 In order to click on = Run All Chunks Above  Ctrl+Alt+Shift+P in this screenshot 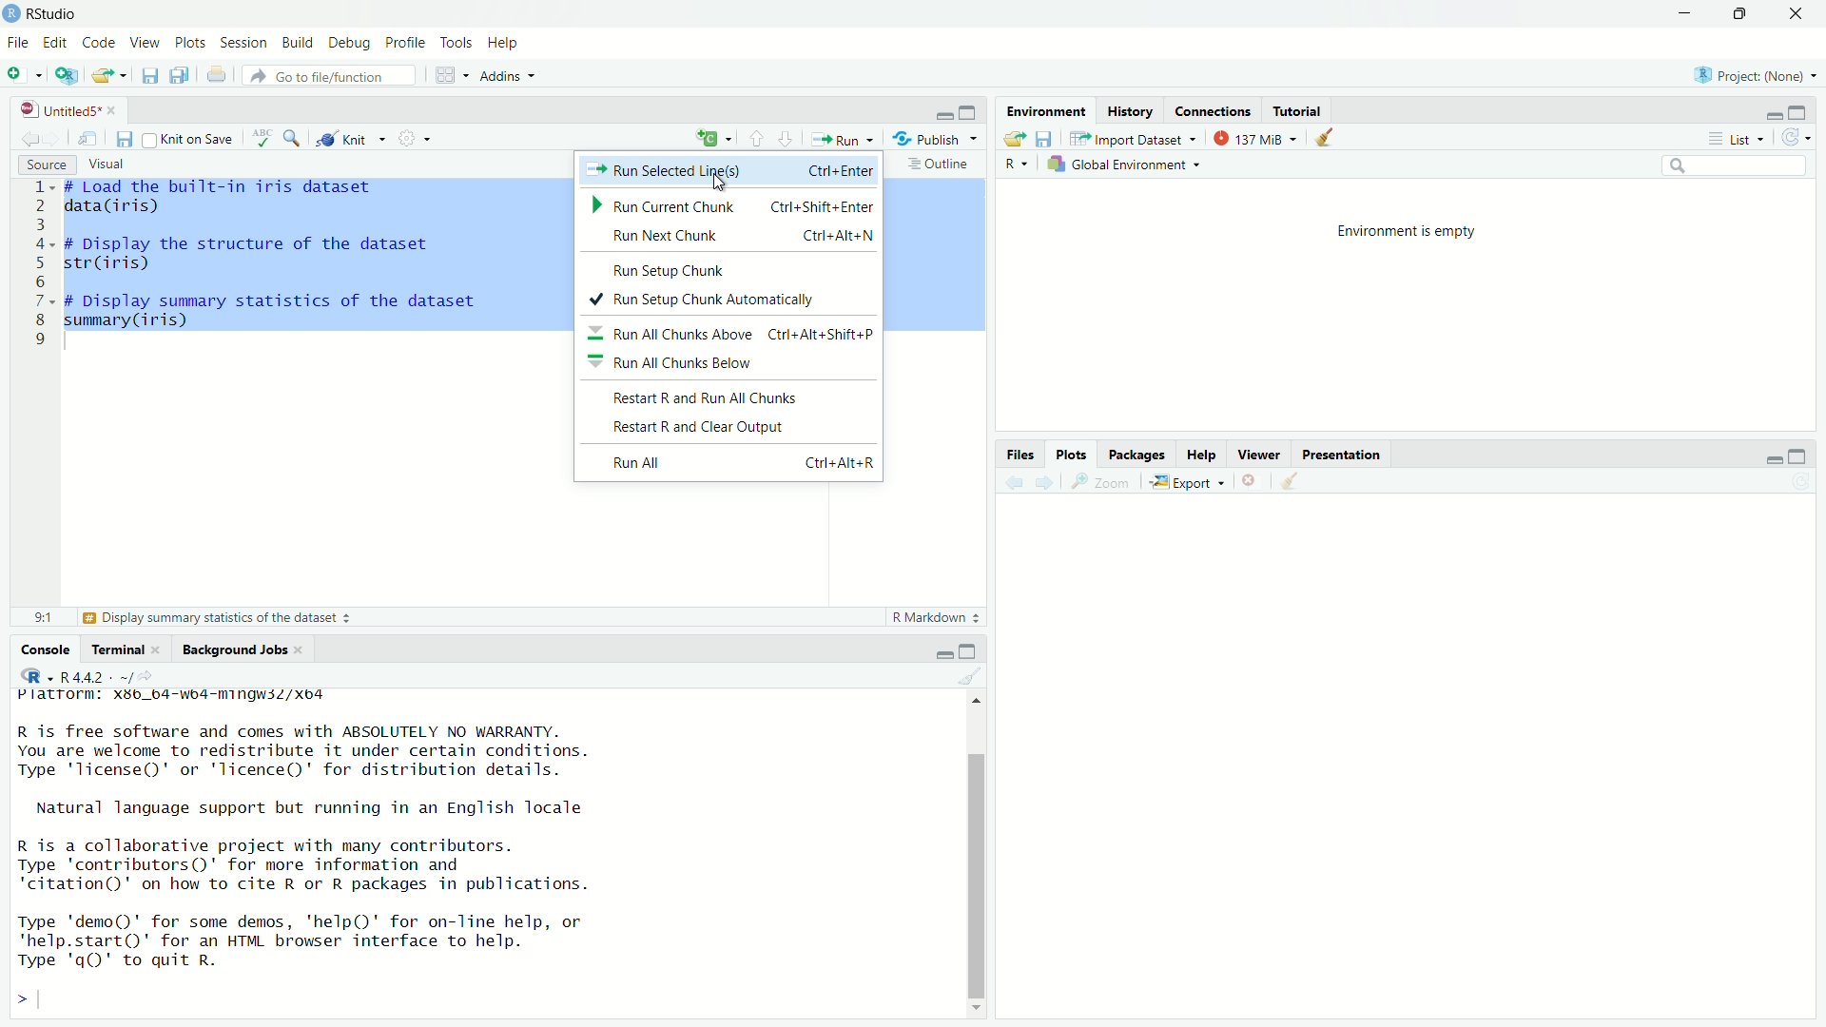, I will do `click(730, 335)`.